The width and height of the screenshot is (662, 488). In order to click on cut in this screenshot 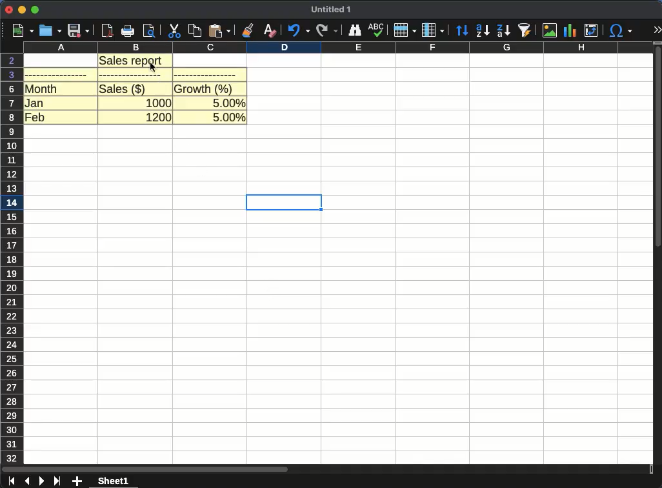, I will do `click(175, 31)`.